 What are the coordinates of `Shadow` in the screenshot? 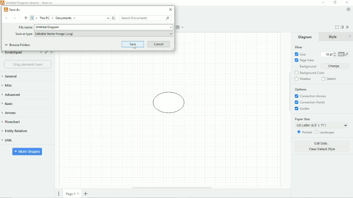 It's located at (303, 79).